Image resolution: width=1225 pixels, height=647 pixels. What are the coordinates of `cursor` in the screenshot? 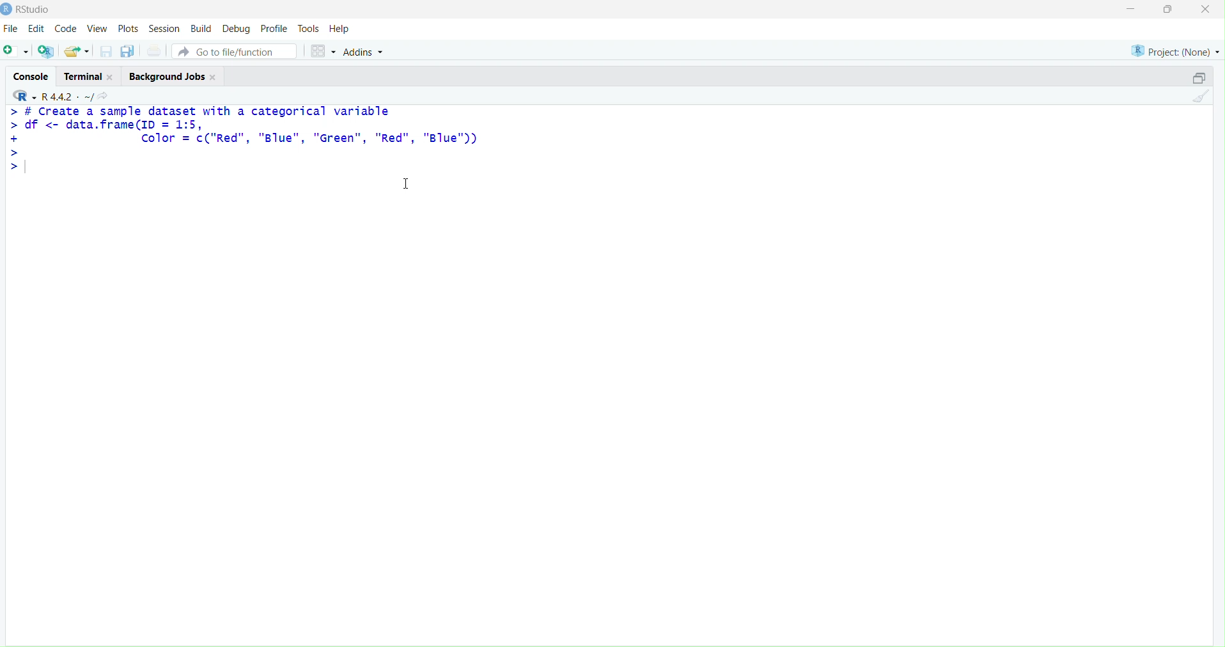 It's located at (407, 183).